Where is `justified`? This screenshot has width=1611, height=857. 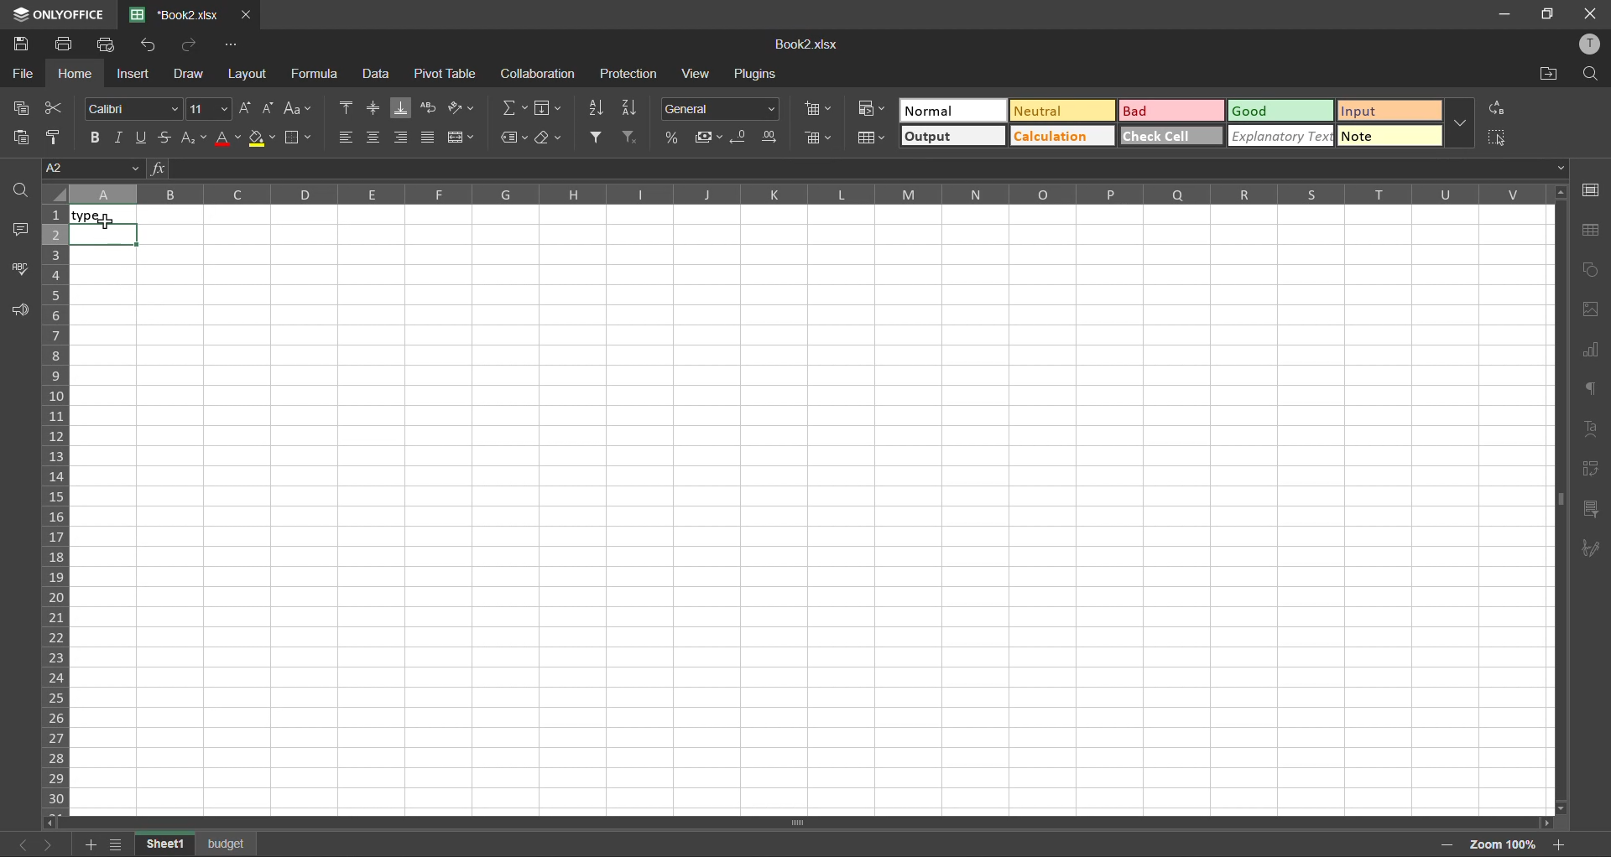
justified is located at coordinates (430, 137).